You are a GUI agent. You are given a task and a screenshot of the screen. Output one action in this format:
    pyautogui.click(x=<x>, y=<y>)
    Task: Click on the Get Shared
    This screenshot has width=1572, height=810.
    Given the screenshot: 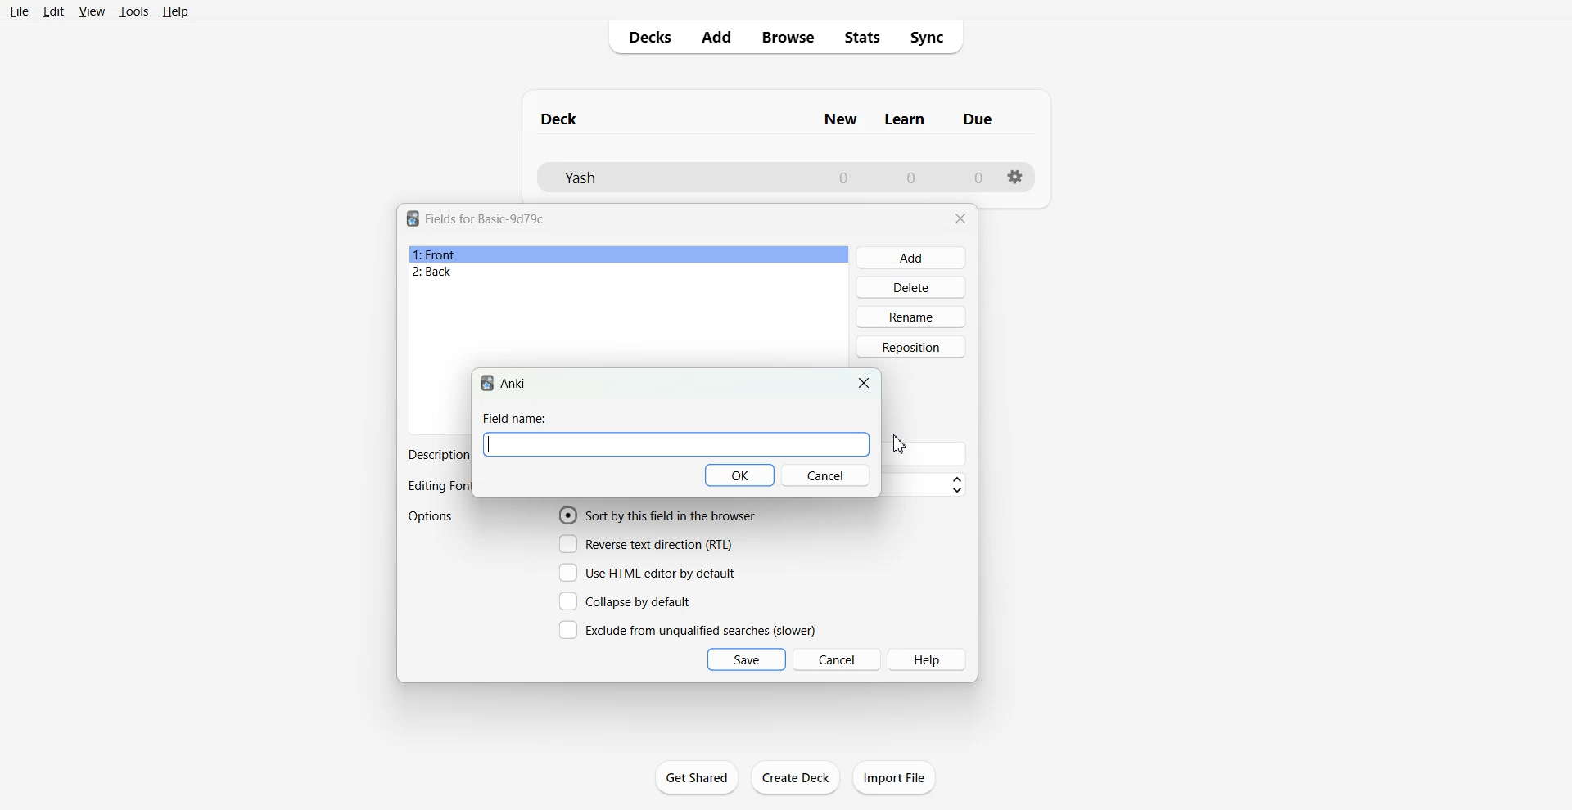 What is the action you would take?
    pyautogui.click(x=697, y=777)
    